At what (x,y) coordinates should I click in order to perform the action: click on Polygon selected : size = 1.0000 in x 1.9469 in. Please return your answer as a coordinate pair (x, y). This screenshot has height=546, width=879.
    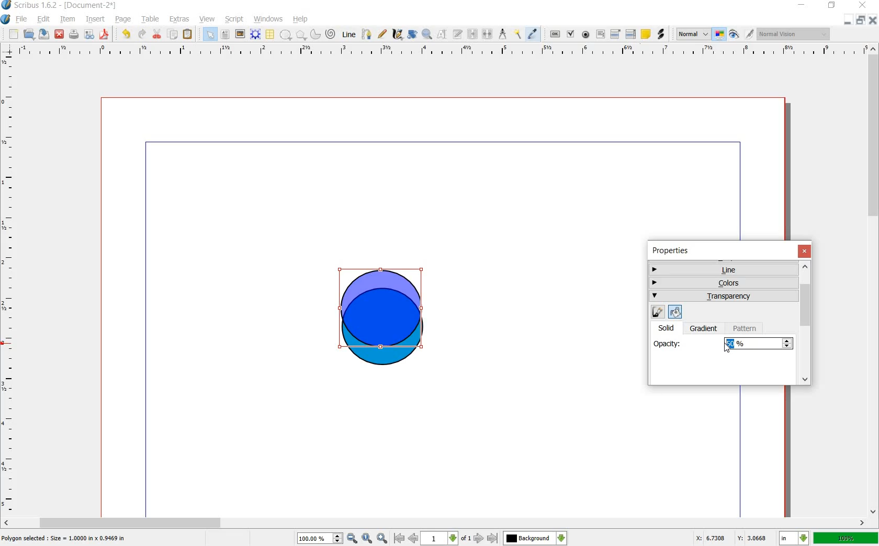
    Looking at the image, I should click on (64, 538).